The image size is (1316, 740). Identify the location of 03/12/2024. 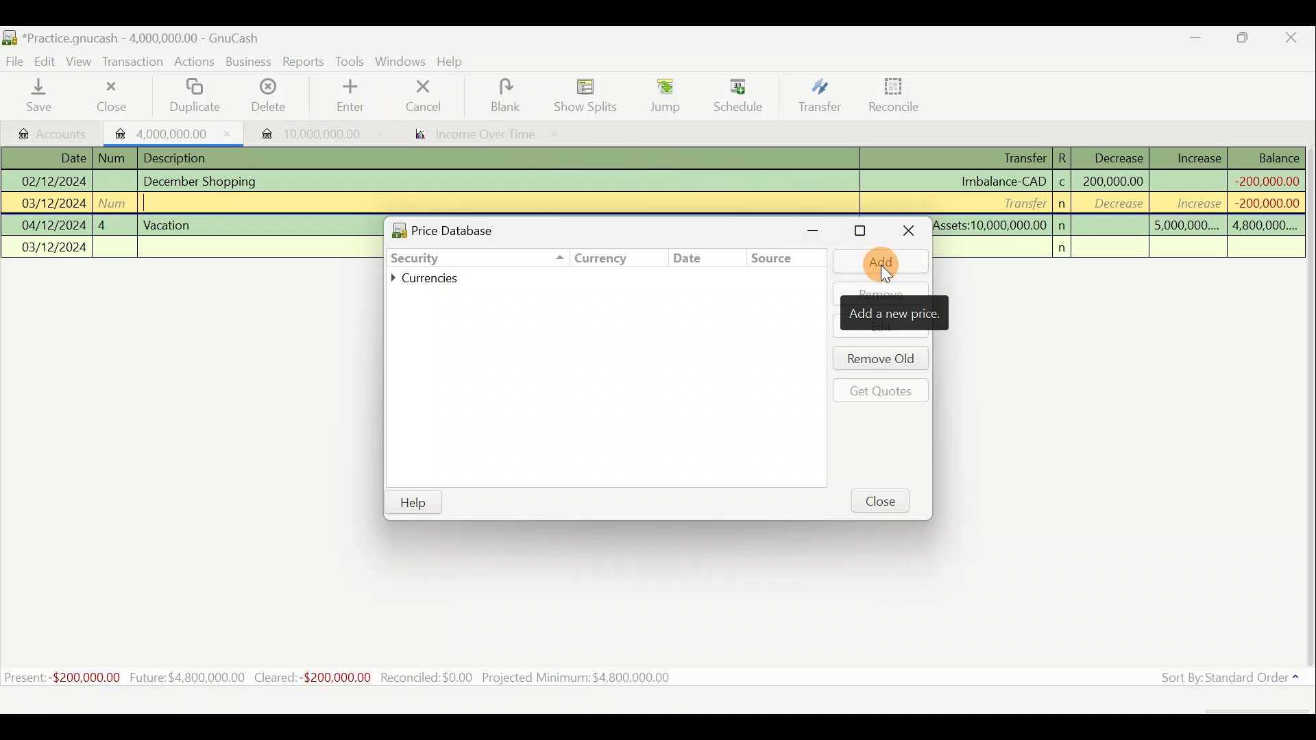
(54, 205).